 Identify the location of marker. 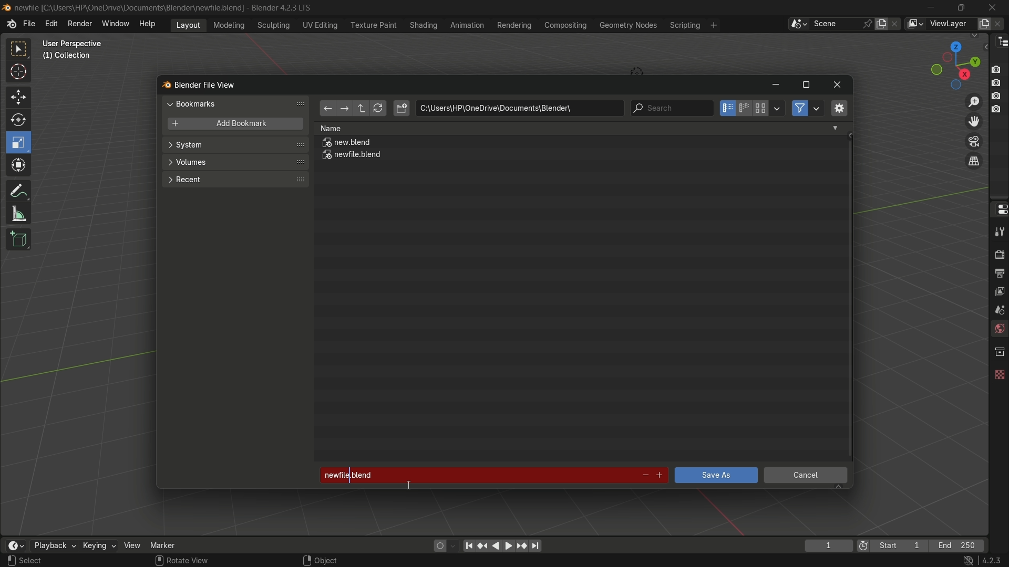
(171, 544).